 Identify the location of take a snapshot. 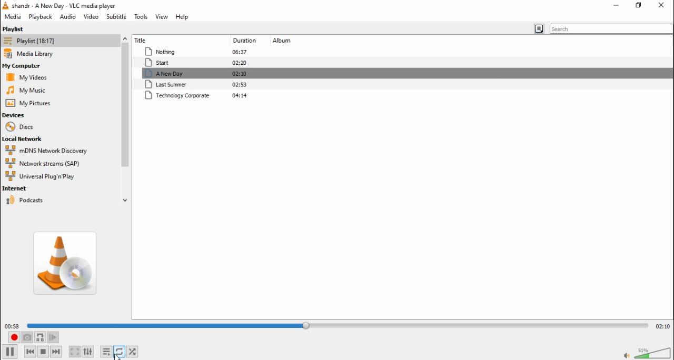
(28, 337).